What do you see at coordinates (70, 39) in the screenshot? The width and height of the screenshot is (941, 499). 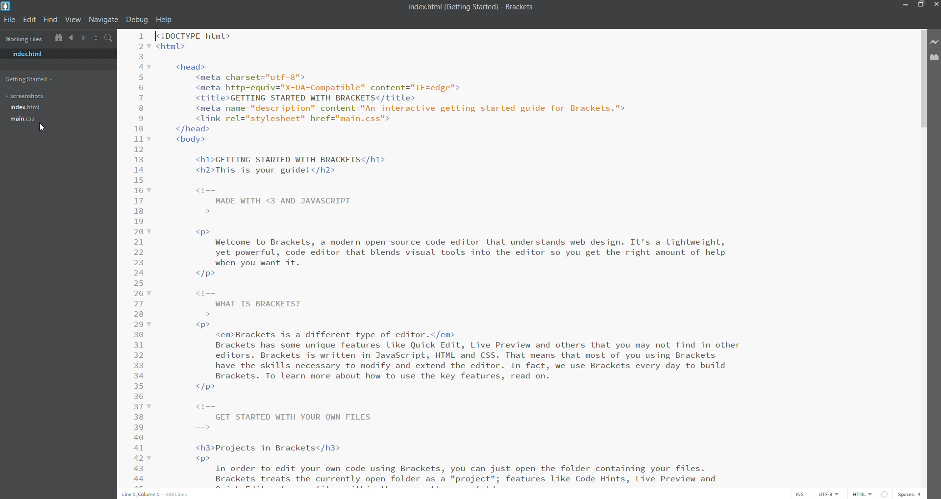 I see `navigate backward` at bounding box center [70, 39].